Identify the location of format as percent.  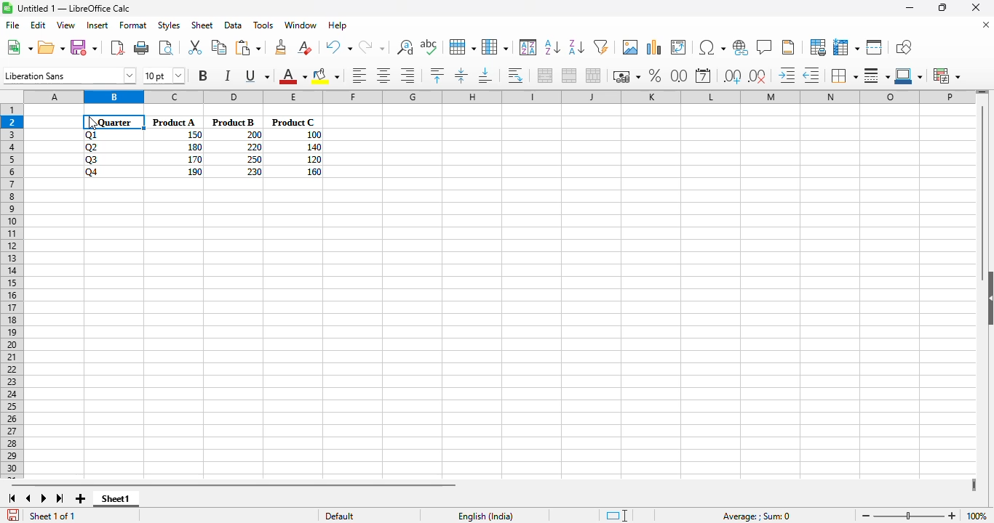
(654, 75).